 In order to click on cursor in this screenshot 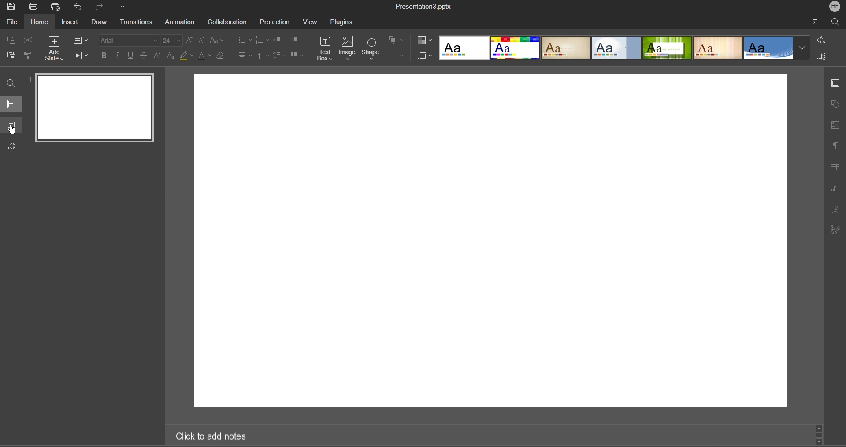, I will do `click(15, 130)`.